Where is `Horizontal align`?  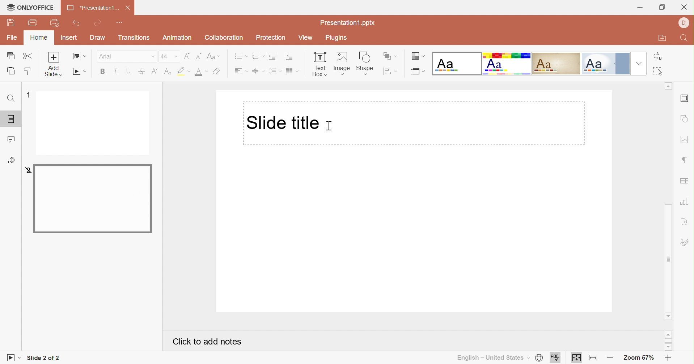
Horizontal align is located at coordinates (242, 71).